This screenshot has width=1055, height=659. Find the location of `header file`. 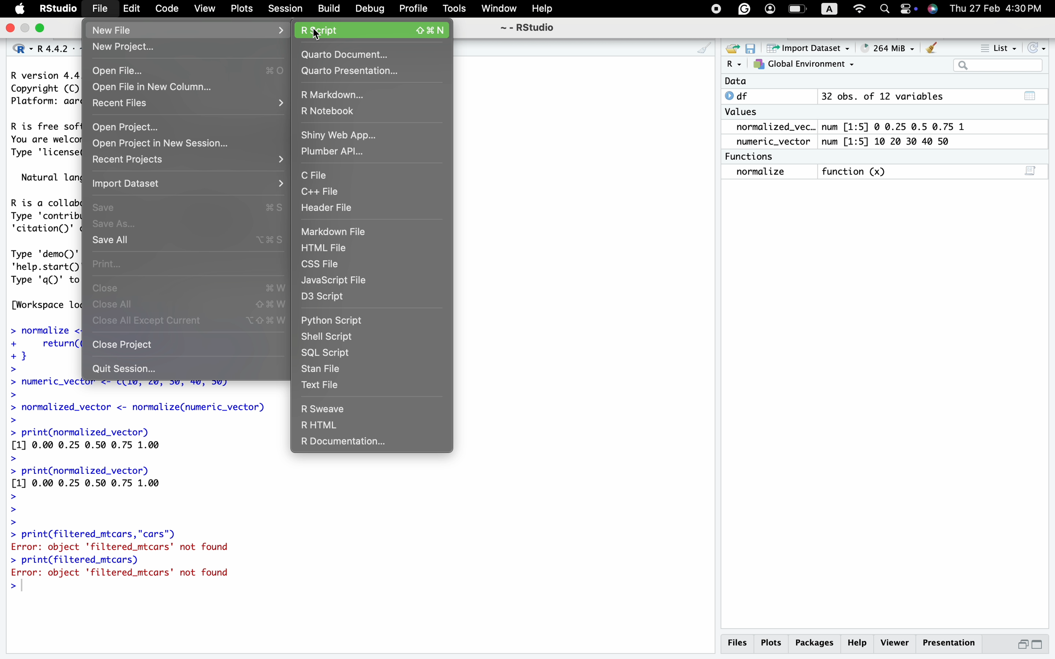

header file is located at coordinates (371, 210).